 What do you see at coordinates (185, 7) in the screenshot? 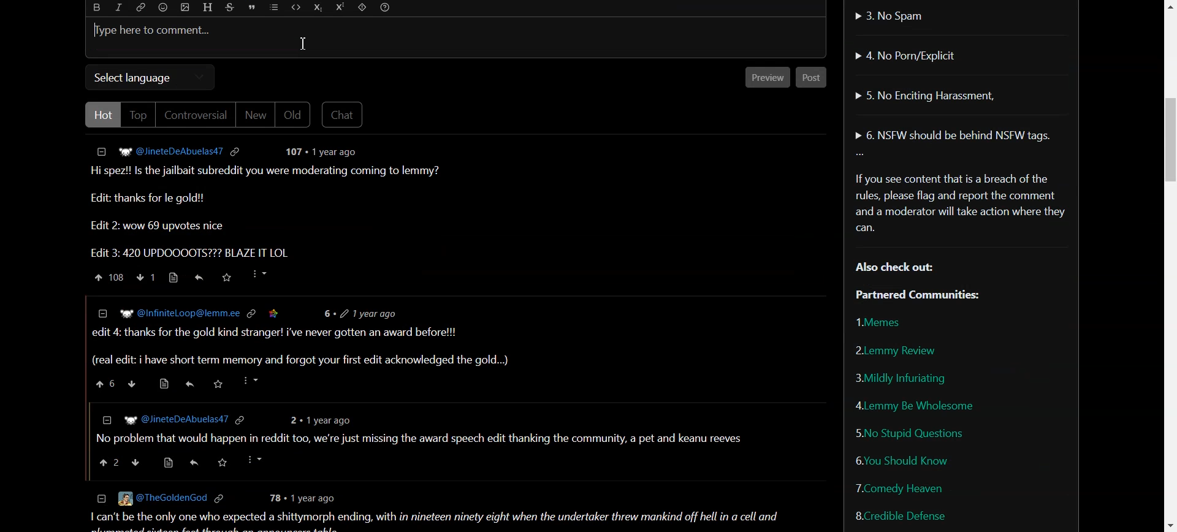
I see `Upload Image` at bounding box center [185, 7].